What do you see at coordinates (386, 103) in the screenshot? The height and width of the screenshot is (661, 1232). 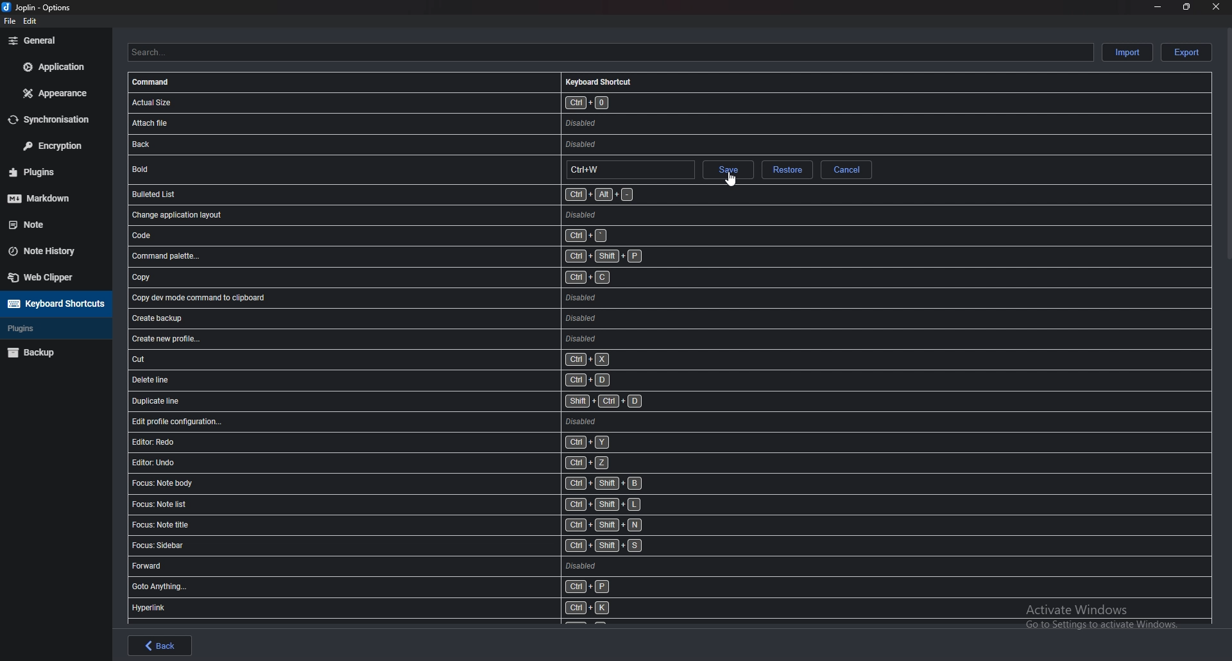 I see `shortcut` at bounding box center [386, 103].